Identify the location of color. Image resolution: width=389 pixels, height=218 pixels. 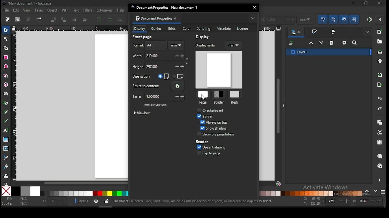
(187, 29).